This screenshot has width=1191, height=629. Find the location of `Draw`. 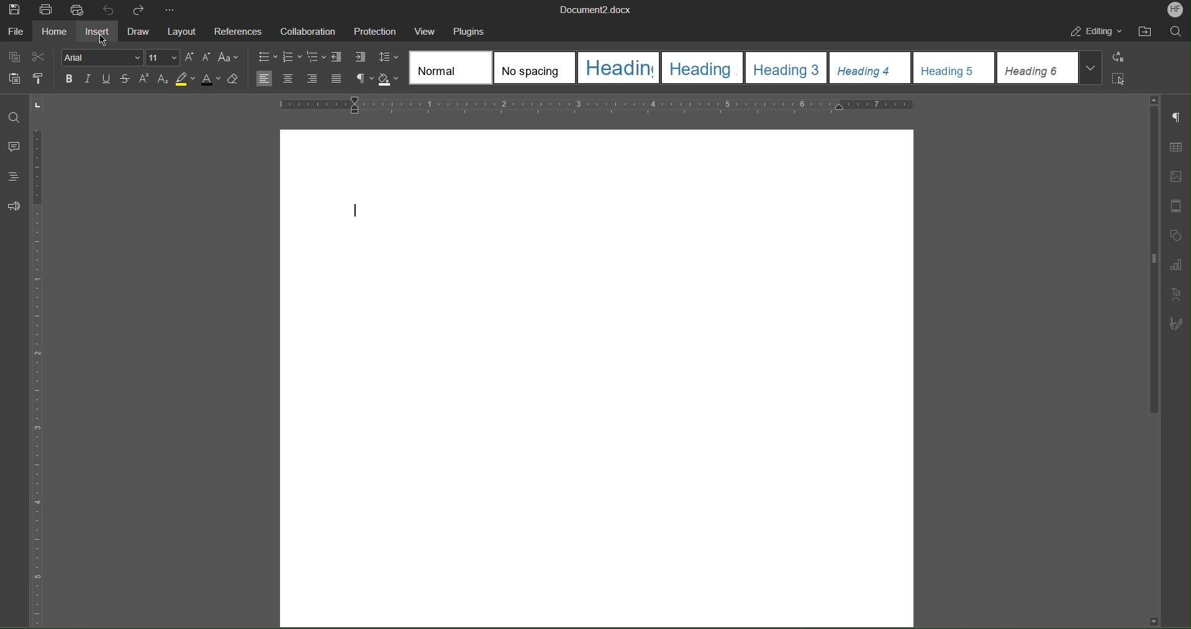

Draw is located at coordinates (137, 30).